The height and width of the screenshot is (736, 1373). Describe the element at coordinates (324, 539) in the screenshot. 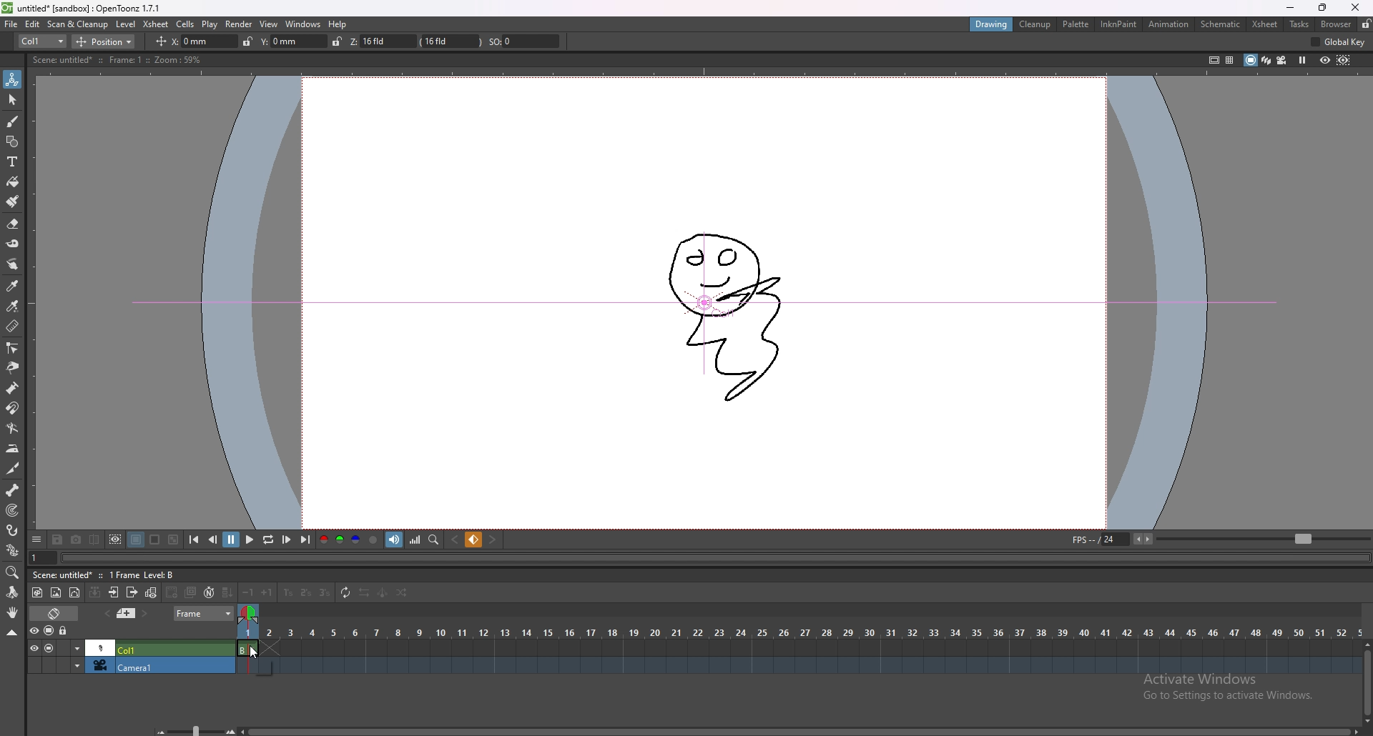

I see `red channel` at that location.